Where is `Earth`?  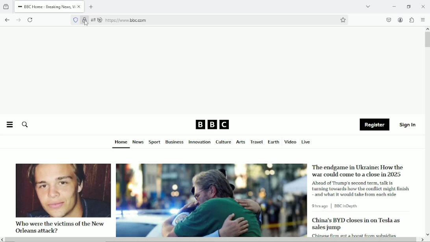
Earth is located at coordinates (273, 142).